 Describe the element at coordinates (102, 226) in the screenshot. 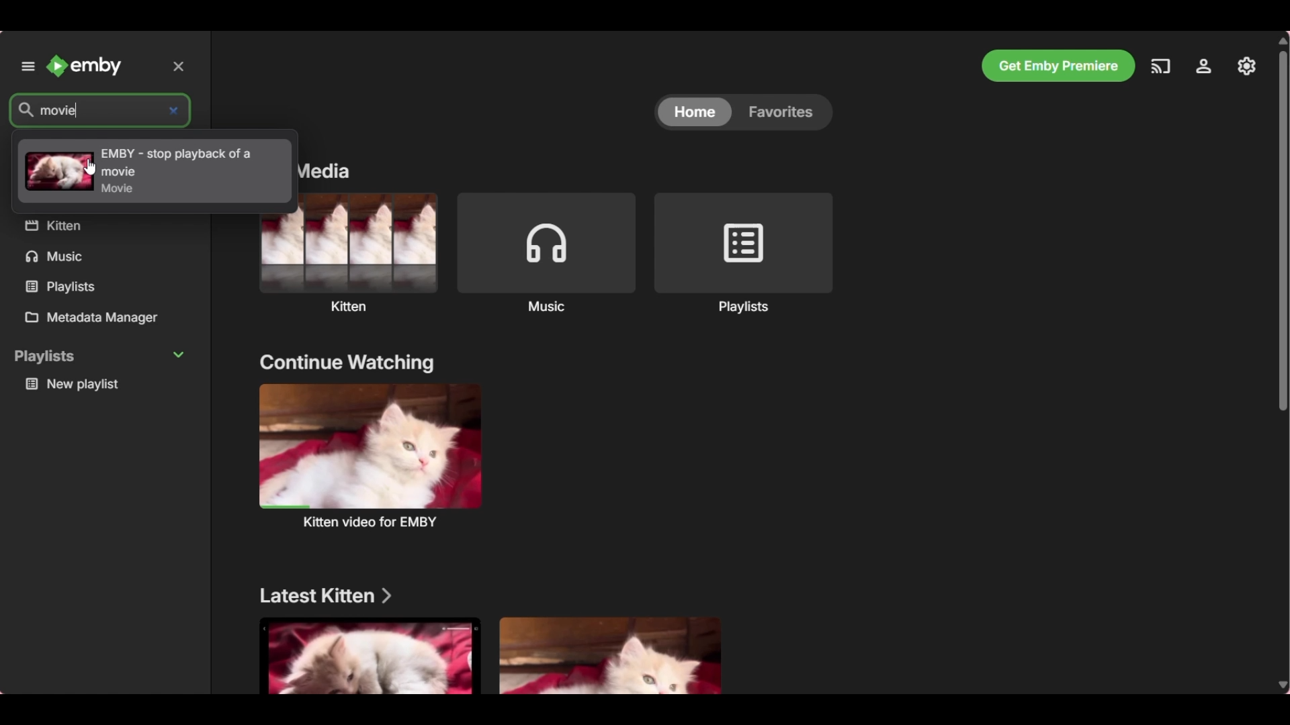

I see `kitten` at that location.